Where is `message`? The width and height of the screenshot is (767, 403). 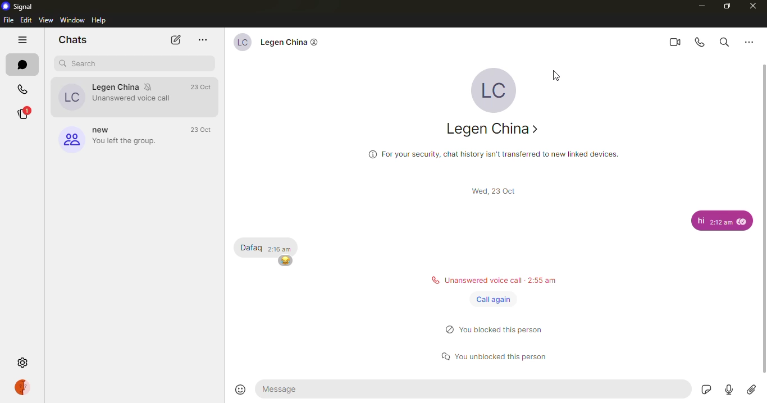 message is located at coordinates (251, 247).